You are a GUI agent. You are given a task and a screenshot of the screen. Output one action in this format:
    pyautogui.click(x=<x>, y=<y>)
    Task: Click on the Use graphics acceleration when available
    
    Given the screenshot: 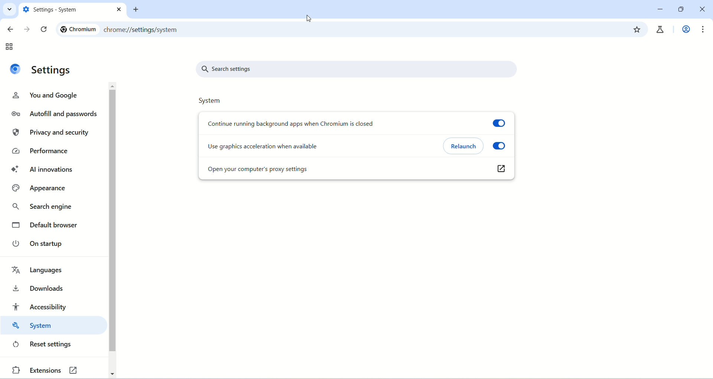 What is the action you would take?
    pyautogui.click(x=282, y=148)
    